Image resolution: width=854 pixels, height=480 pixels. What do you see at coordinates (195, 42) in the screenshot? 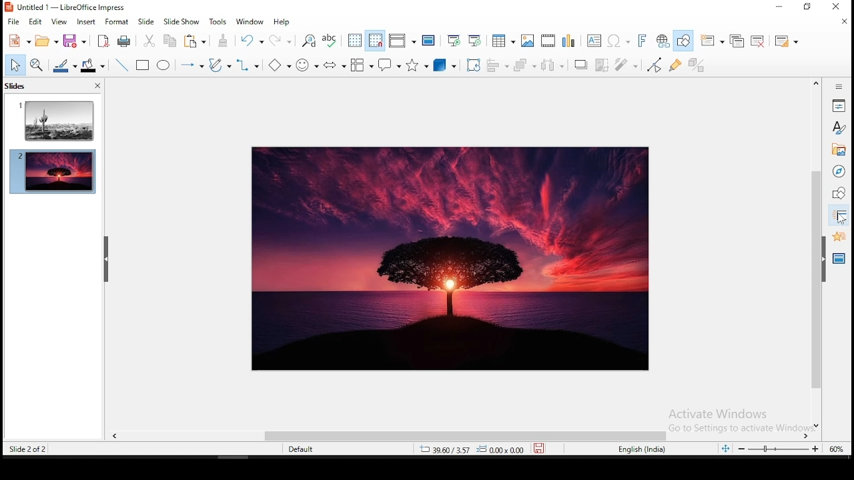
I see `paste` at bounding box center [195, 42].